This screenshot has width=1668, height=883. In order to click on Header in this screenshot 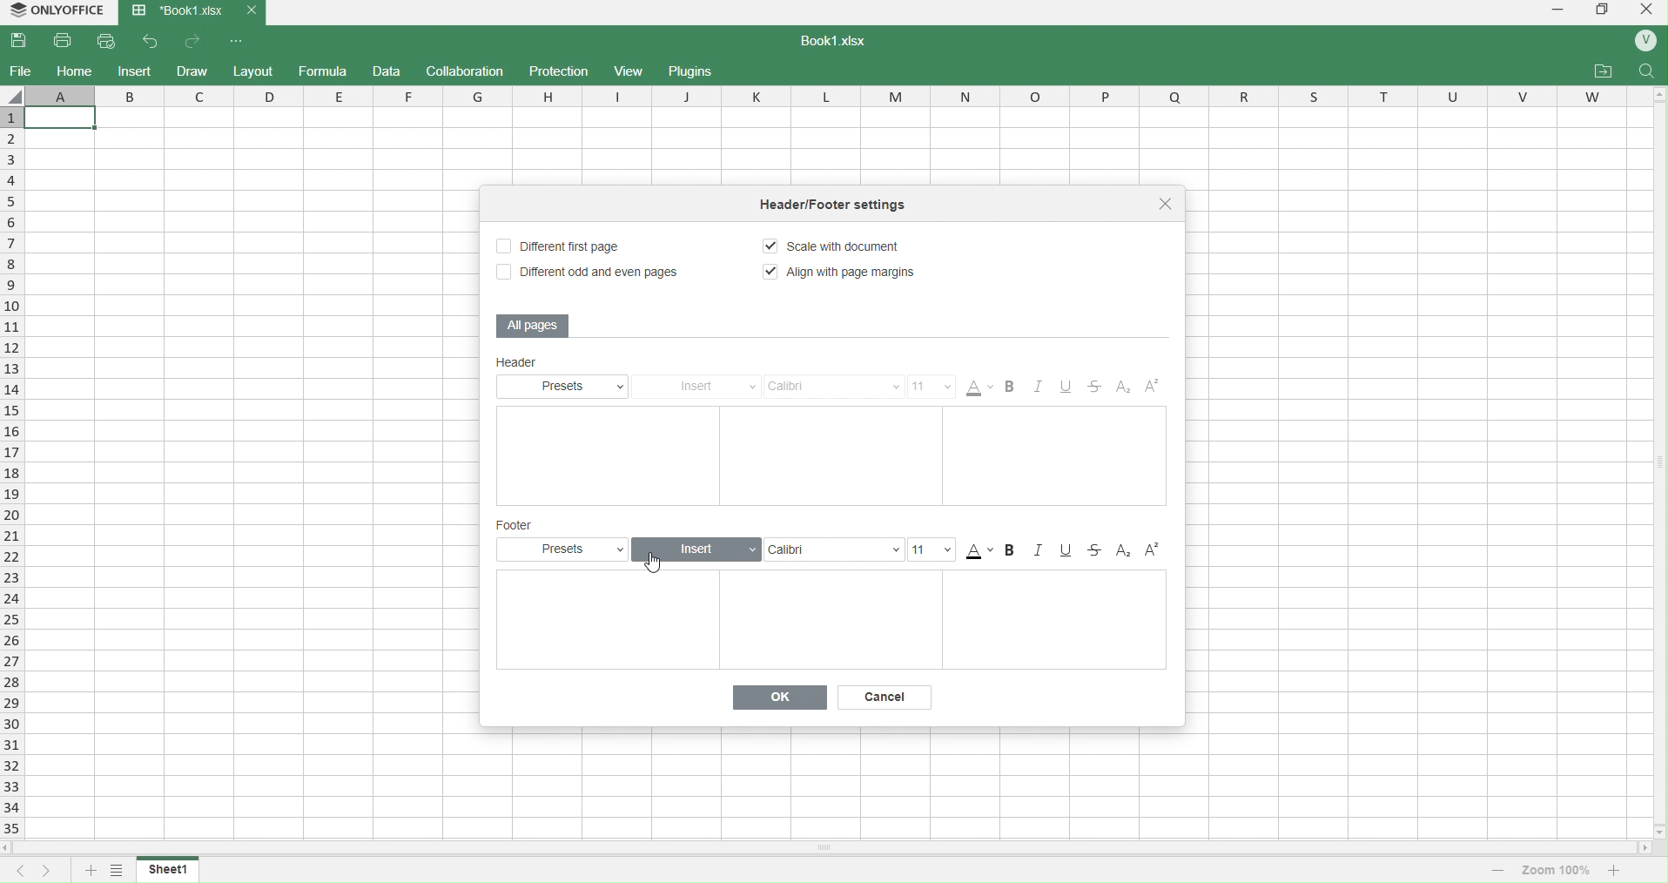, I will do `click(555, 364)`.